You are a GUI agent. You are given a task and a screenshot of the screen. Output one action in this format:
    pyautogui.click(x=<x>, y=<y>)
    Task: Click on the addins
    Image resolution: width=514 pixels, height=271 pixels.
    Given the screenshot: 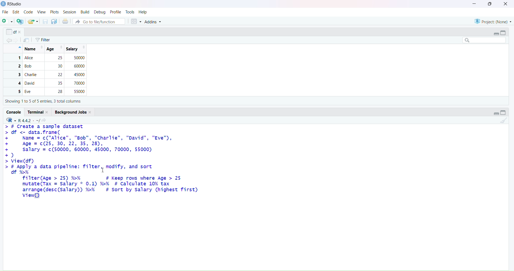 What is the action you would take?
    pyautogui.click(x=154, y=22)
    